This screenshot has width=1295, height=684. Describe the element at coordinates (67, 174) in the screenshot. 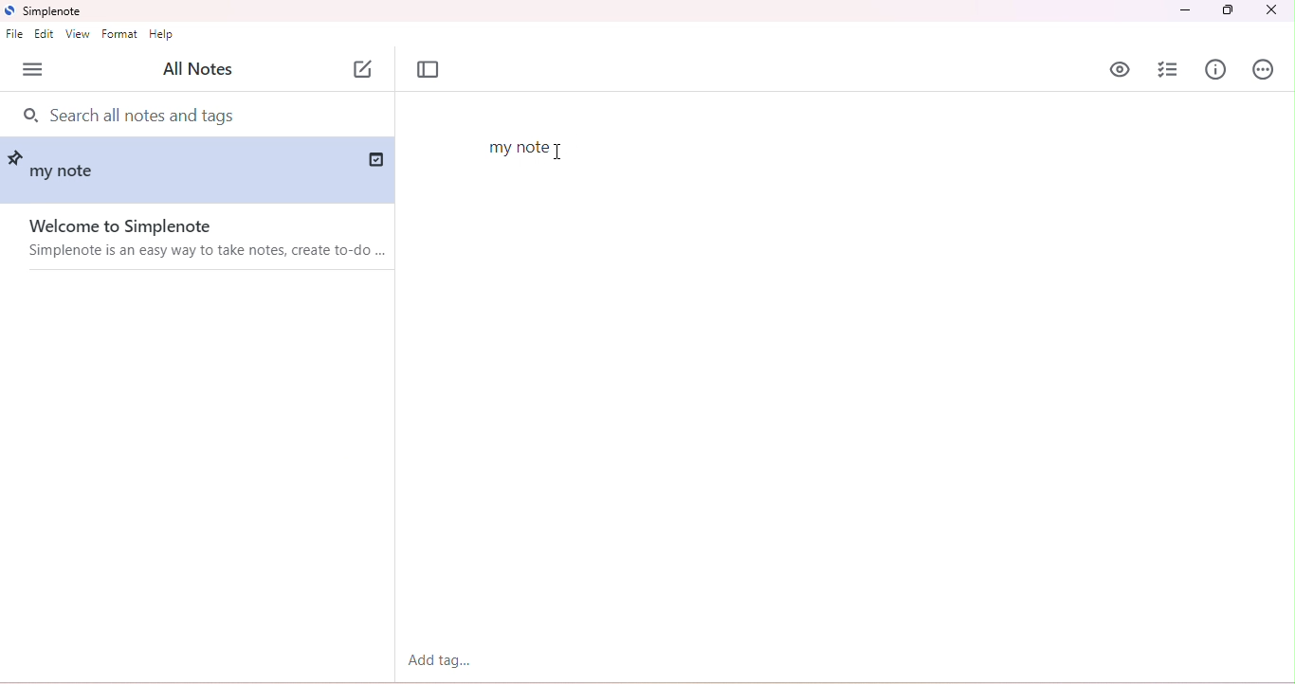

I see `my note` at that location.